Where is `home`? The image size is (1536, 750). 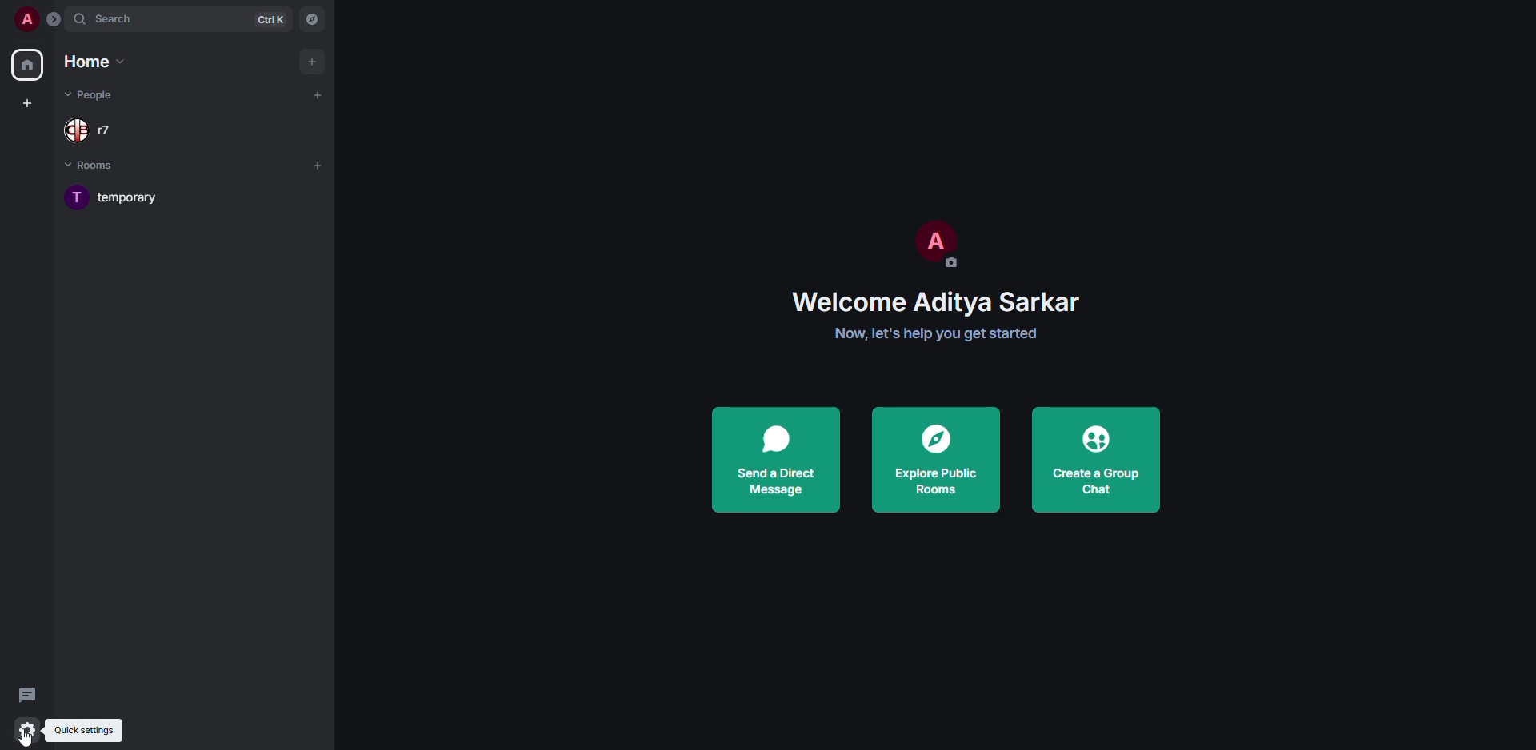 home is located at coordinates (30, 67).